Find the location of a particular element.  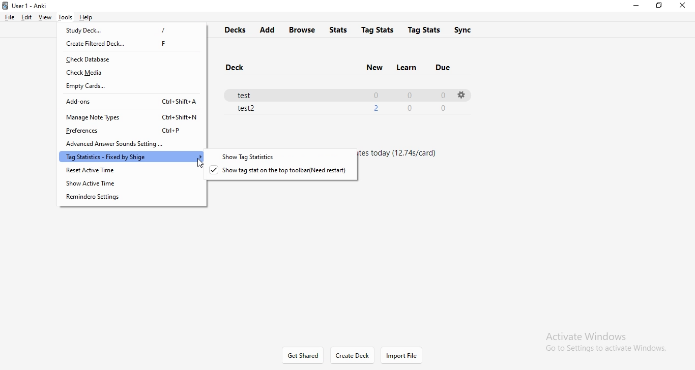

add ons is located at coordinates (132, 102).